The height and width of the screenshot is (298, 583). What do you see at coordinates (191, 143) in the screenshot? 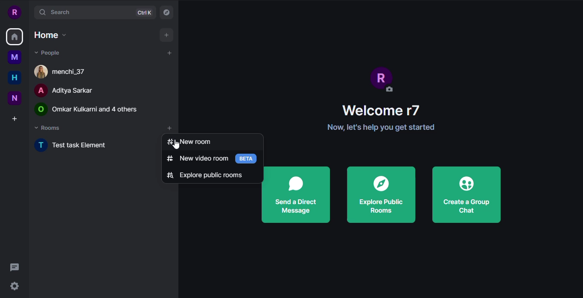
I see `Cursor on new room` at bounding box center [191, 143].